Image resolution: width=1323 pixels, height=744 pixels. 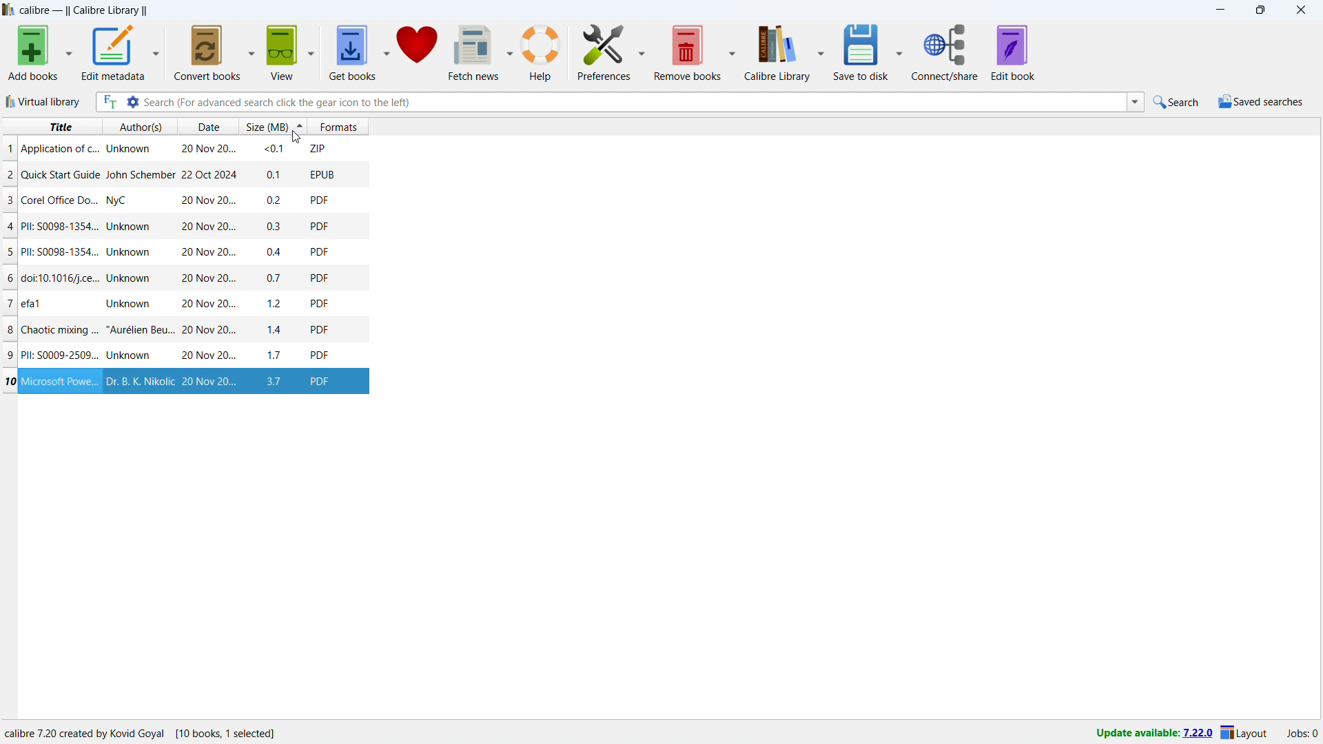 I want to click on search history, so click(x=1135, y=103).